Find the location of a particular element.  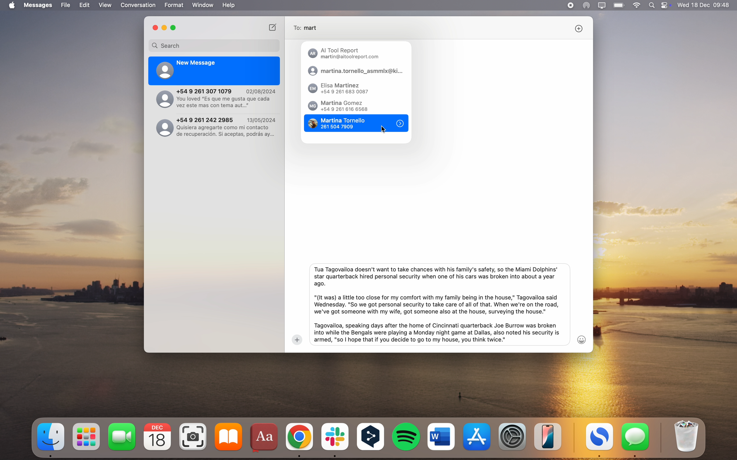

Slack is located at coordinates (335, 440).